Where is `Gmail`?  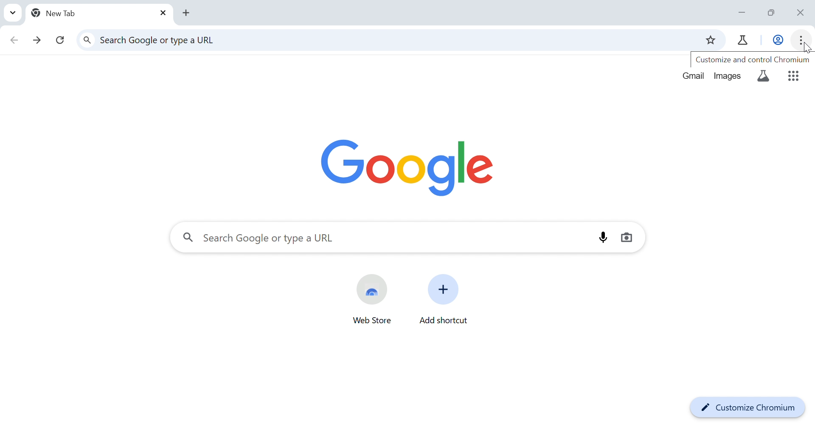
Gmail is located at coordinates (695, 75).